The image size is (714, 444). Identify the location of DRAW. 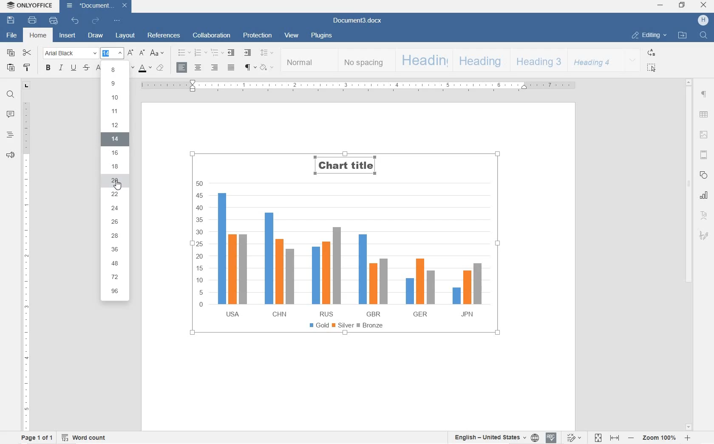
(96, 36).